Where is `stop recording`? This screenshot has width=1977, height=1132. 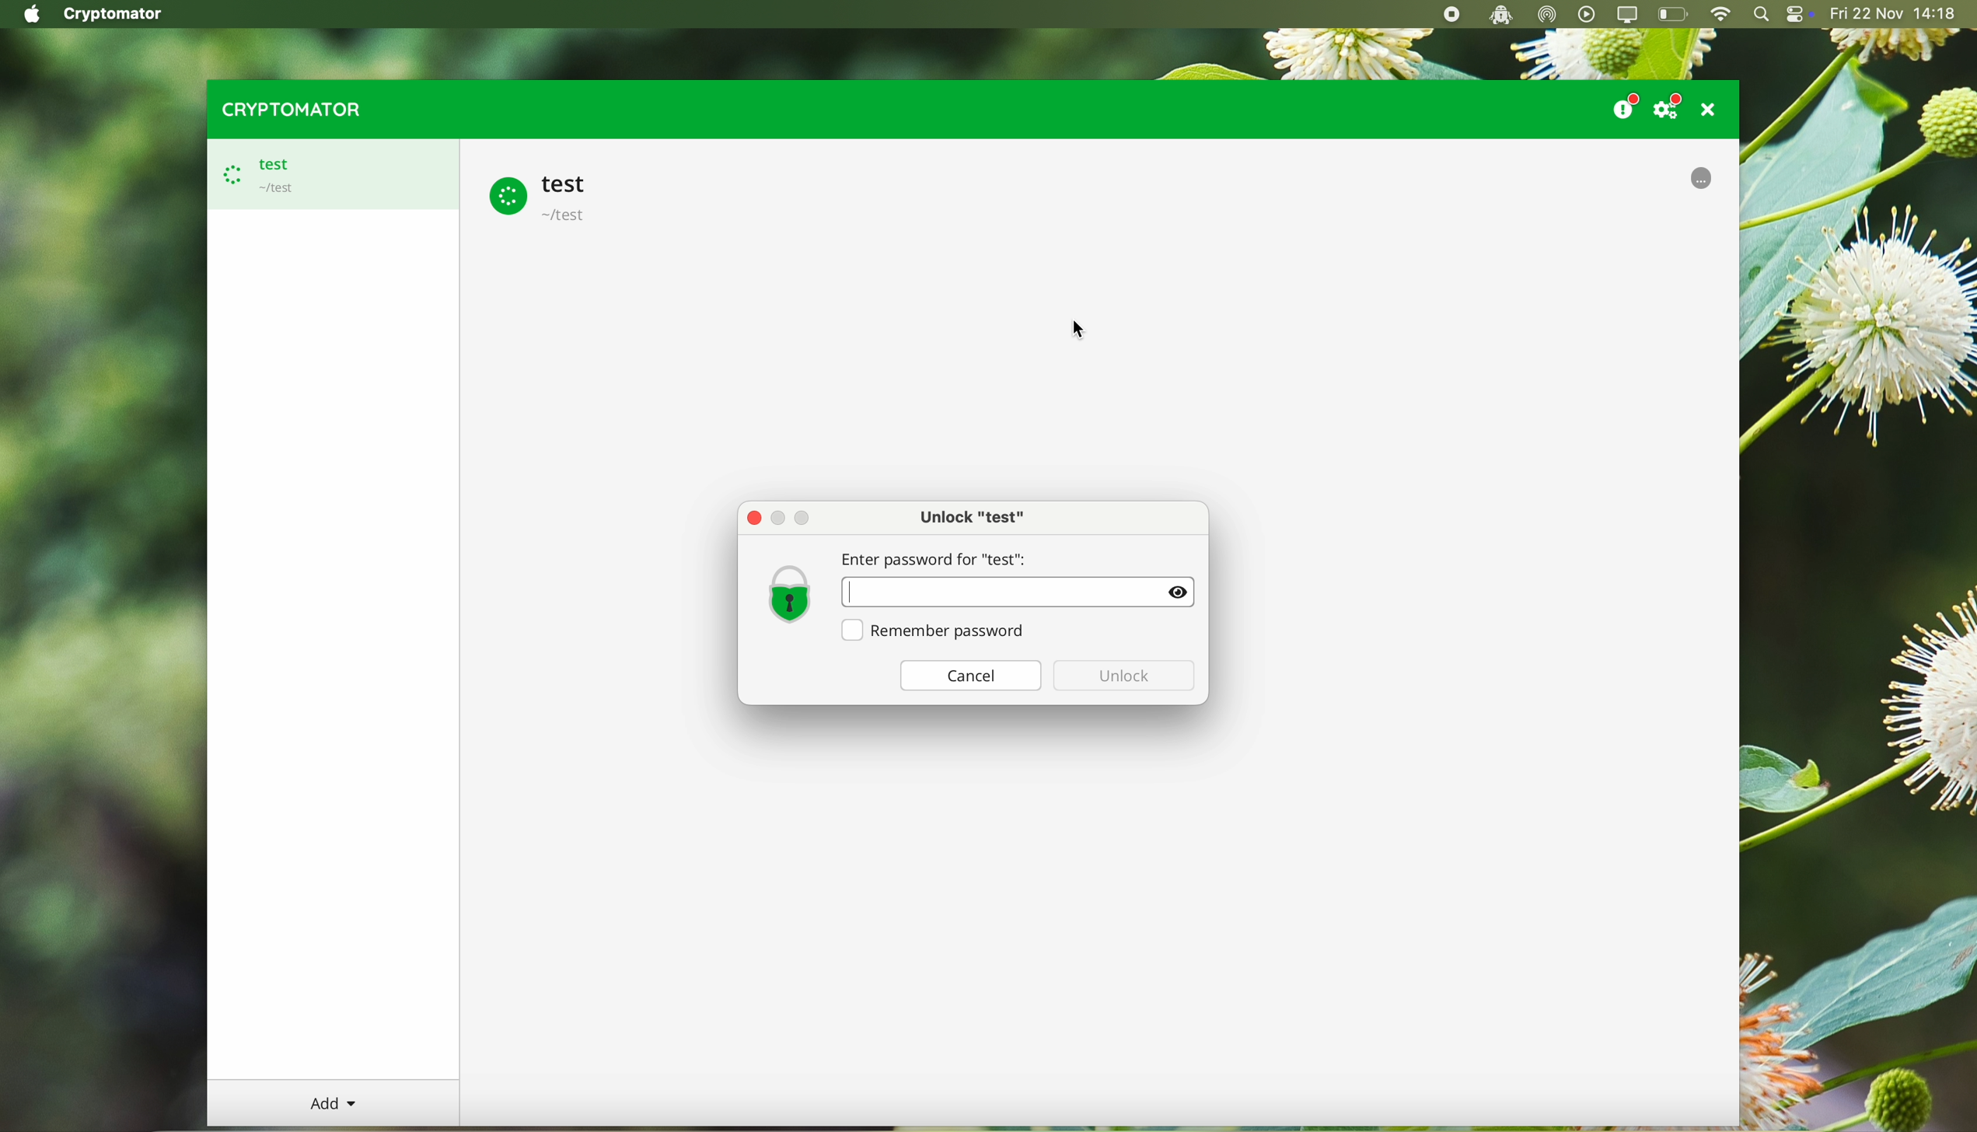
stop recording is located at coordinates (1448, 15).